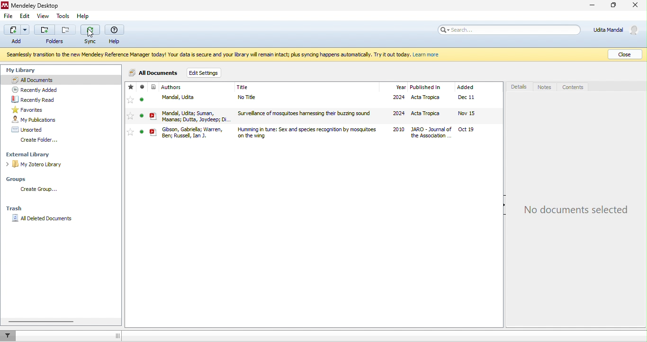 The height and width of the screenshot is (342, 647). What do you see at coordinates (205, 72) in the screenshot?
I see `edit settings` at bounding box center [205, 72].